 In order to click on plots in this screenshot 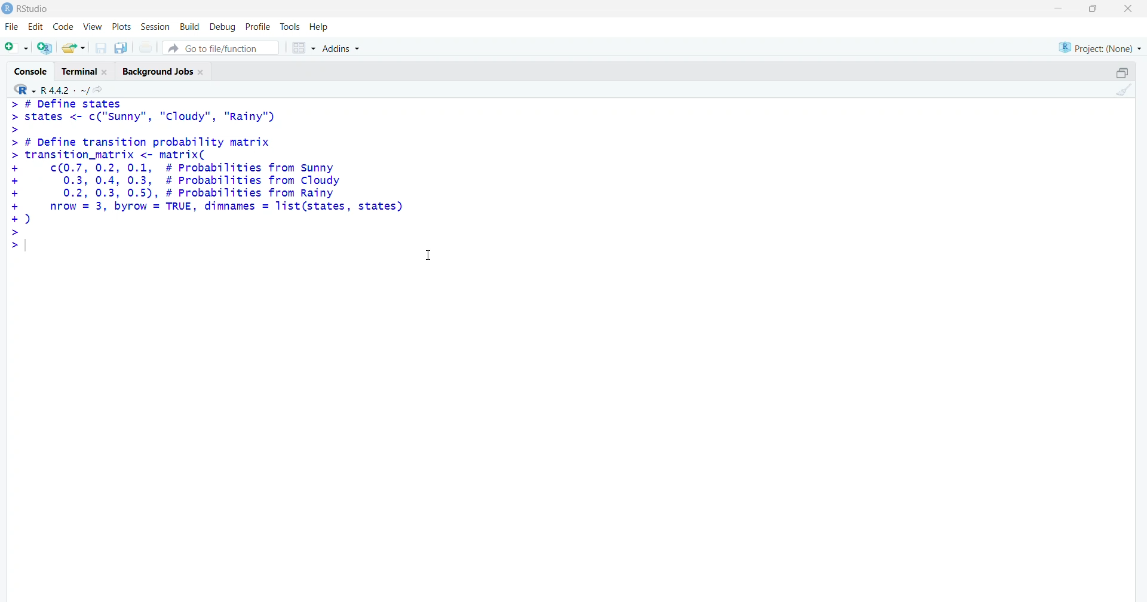, I will do `click(123, 26)`.